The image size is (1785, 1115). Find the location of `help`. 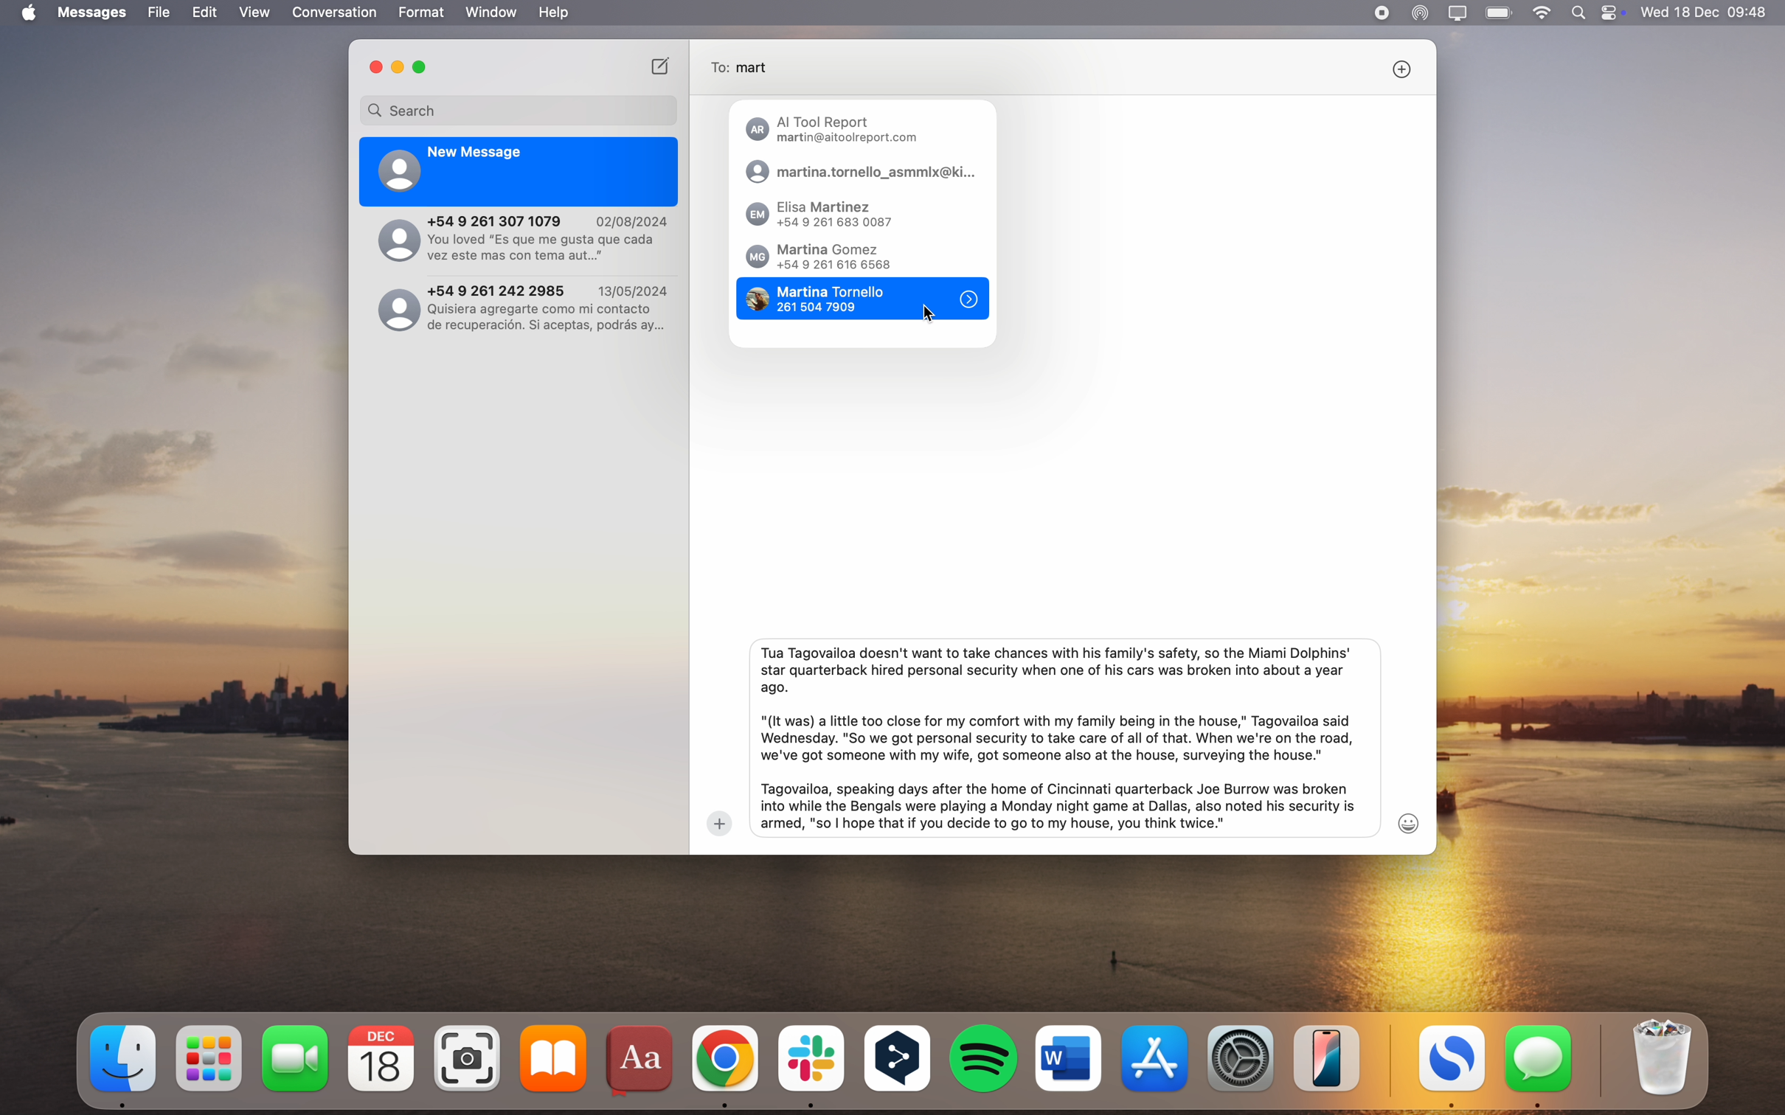

help is located at coordinates (553, 13).